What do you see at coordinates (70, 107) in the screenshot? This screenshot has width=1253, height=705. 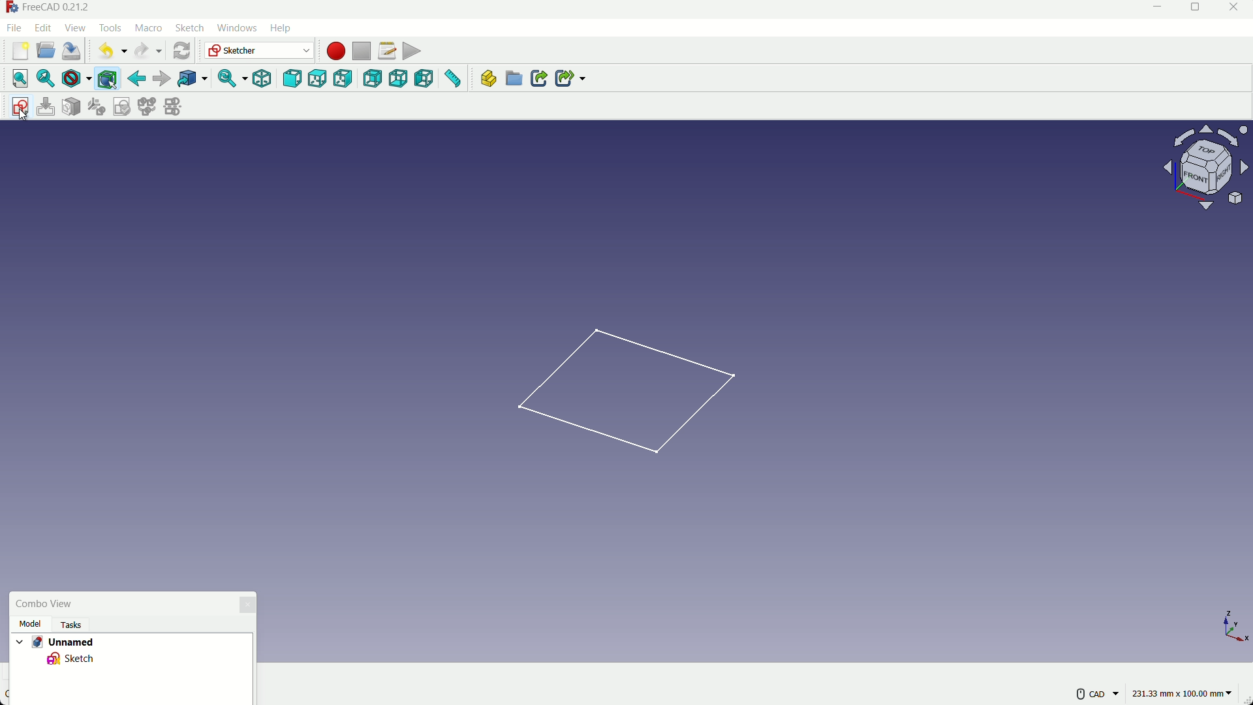 I see `mark sketch to face` at bounding box center [70, 107].